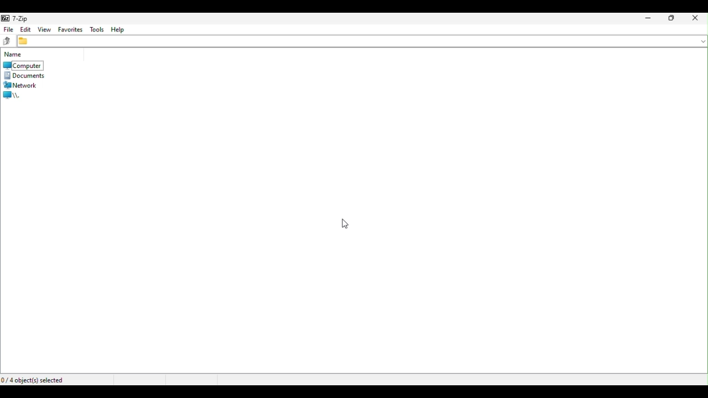 Image resolution: width=708 pixels, height=398 pixels. What do you see at coordinates (14, 95) in the screenshot?
I see `root` at bounding box center [14, 95].